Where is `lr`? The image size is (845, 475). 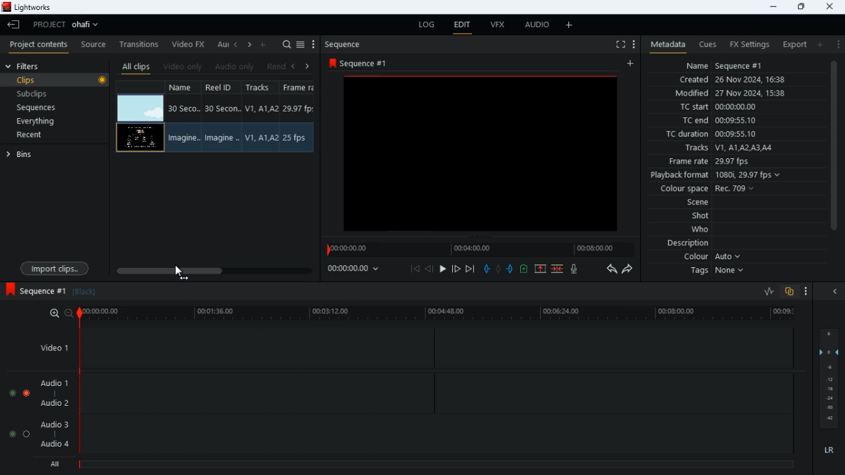 lr is located at coordinates (829, 451).